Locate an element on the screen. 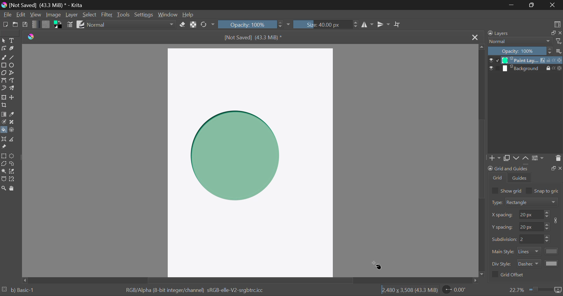  Zoom is located at coordinates (535, 290).